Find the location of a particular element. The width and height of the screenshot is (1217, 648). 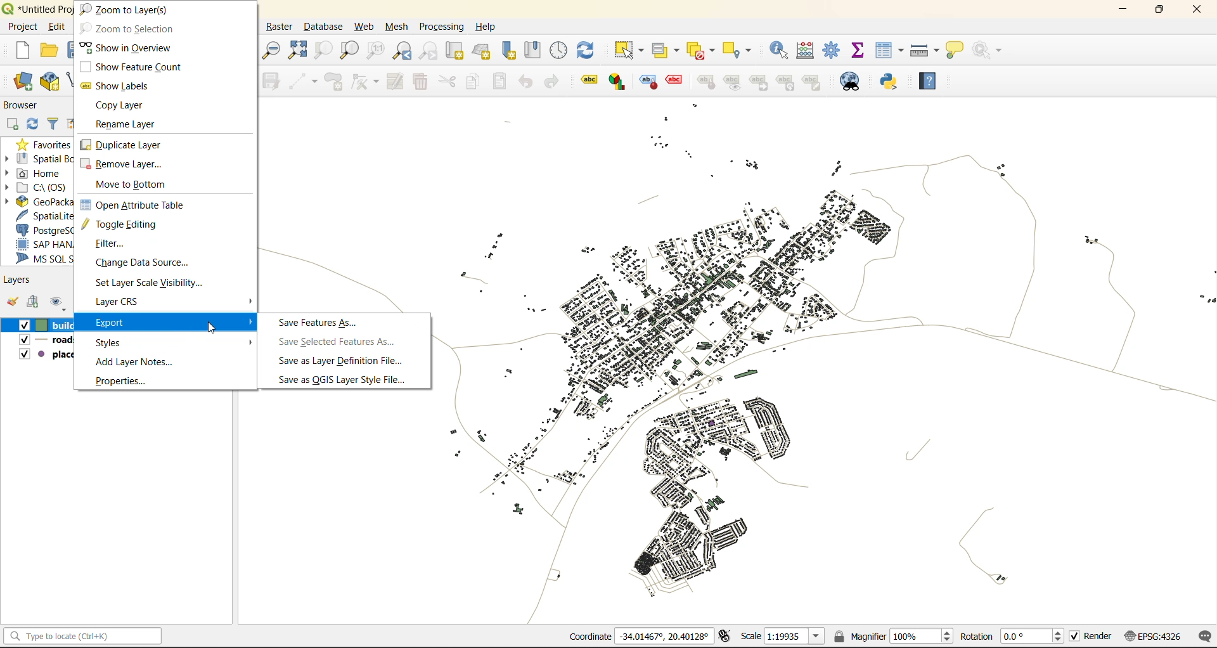

calculator is located at coordinates (806, 52).